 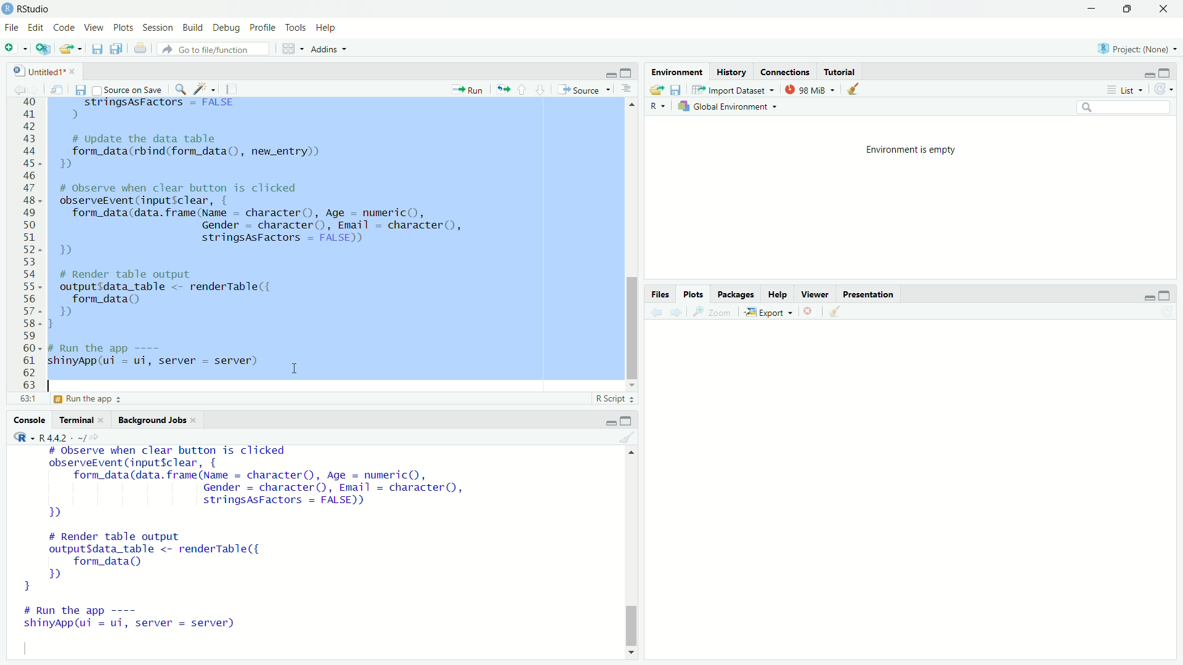 I want to click on next plot, so click(x=677, y=313).